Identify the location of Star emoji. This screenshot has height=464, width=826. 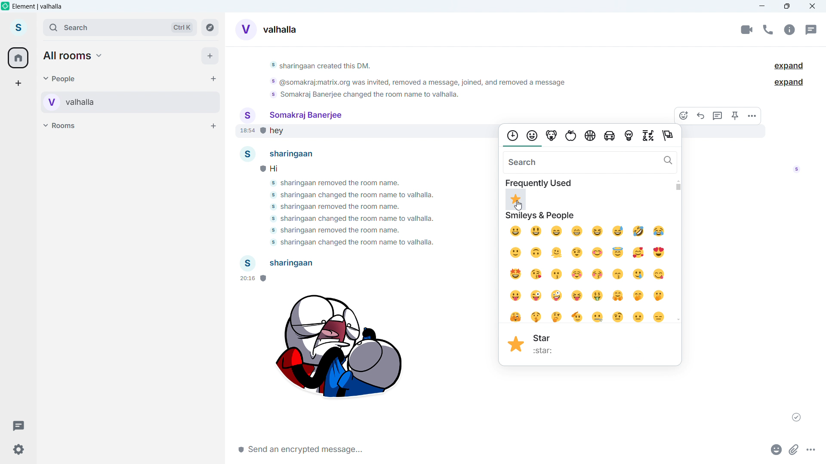
(516, 200).